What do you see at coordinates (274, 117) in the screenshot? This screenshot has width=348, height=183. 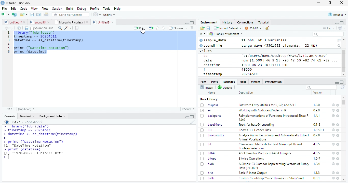 I see `Reimplementations of Functions Introduced Since R-
300` at bounding box center [274, 117].